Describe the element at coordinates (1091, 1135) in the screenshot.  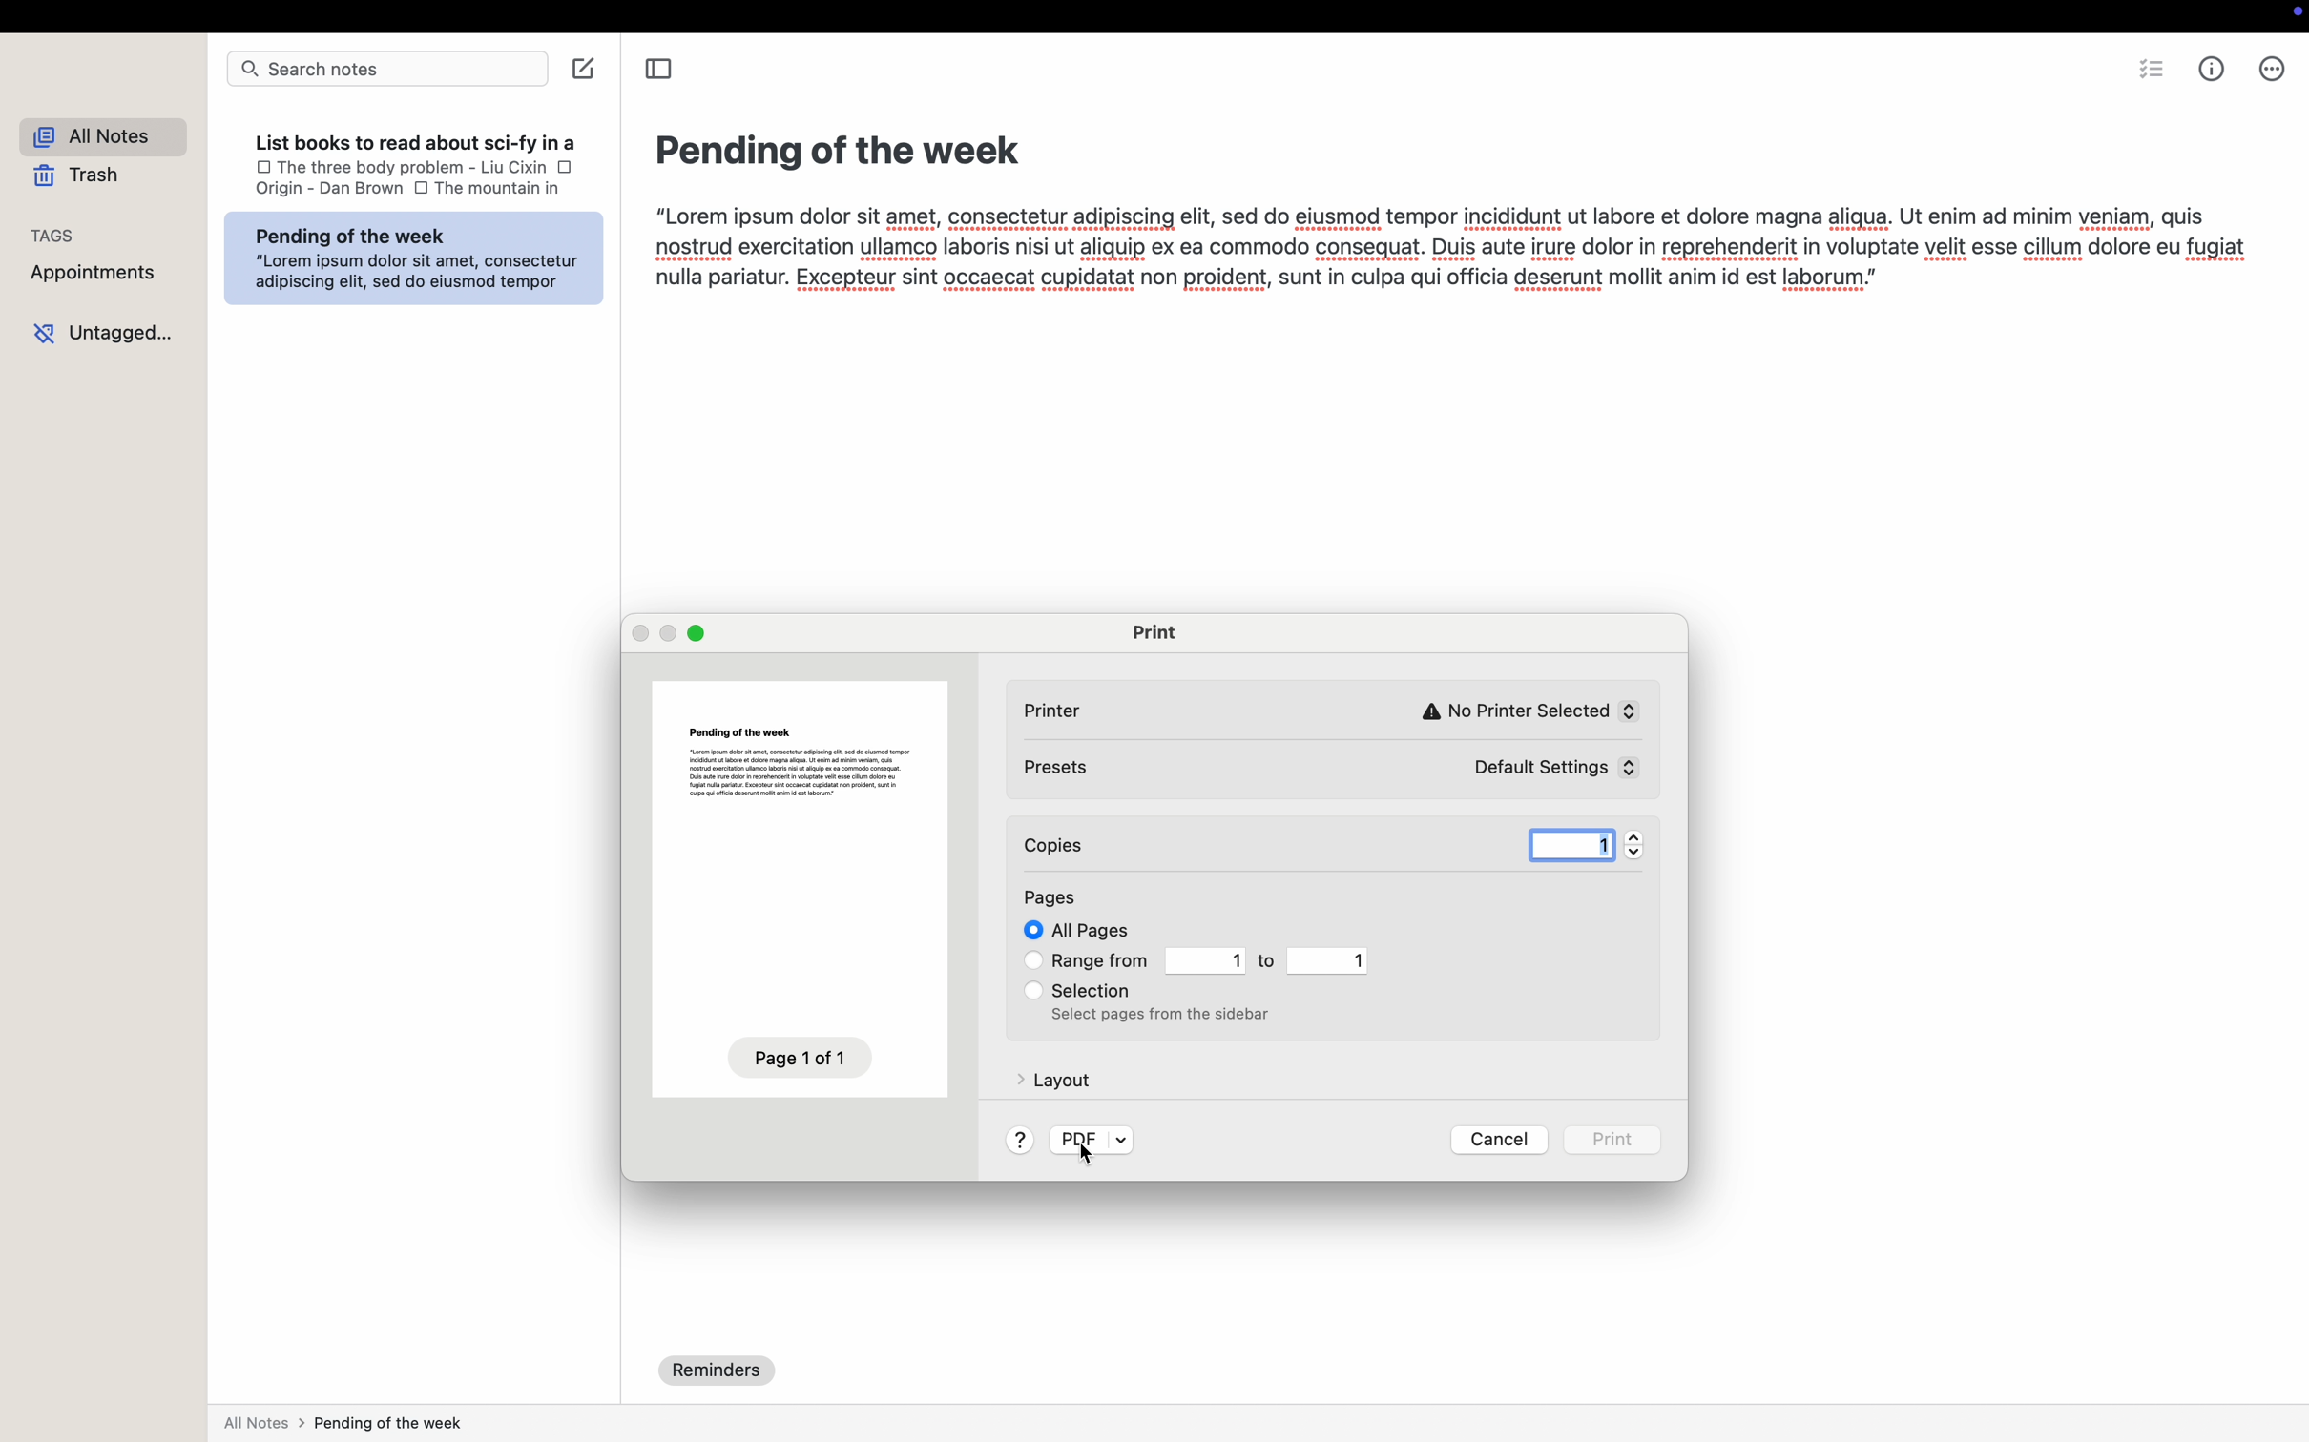
I see `PDF format` at that location.